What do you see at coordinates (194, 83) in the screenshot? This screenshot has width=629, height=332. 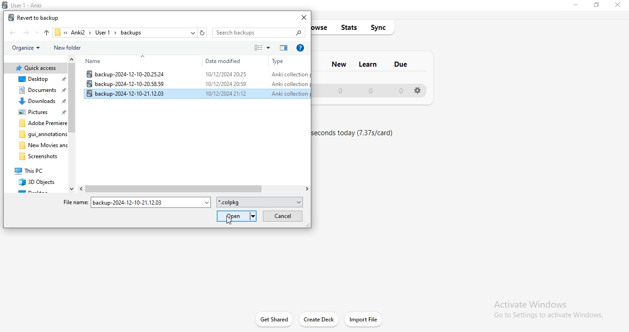 I see `file 2` at bounding box center [194, 83].